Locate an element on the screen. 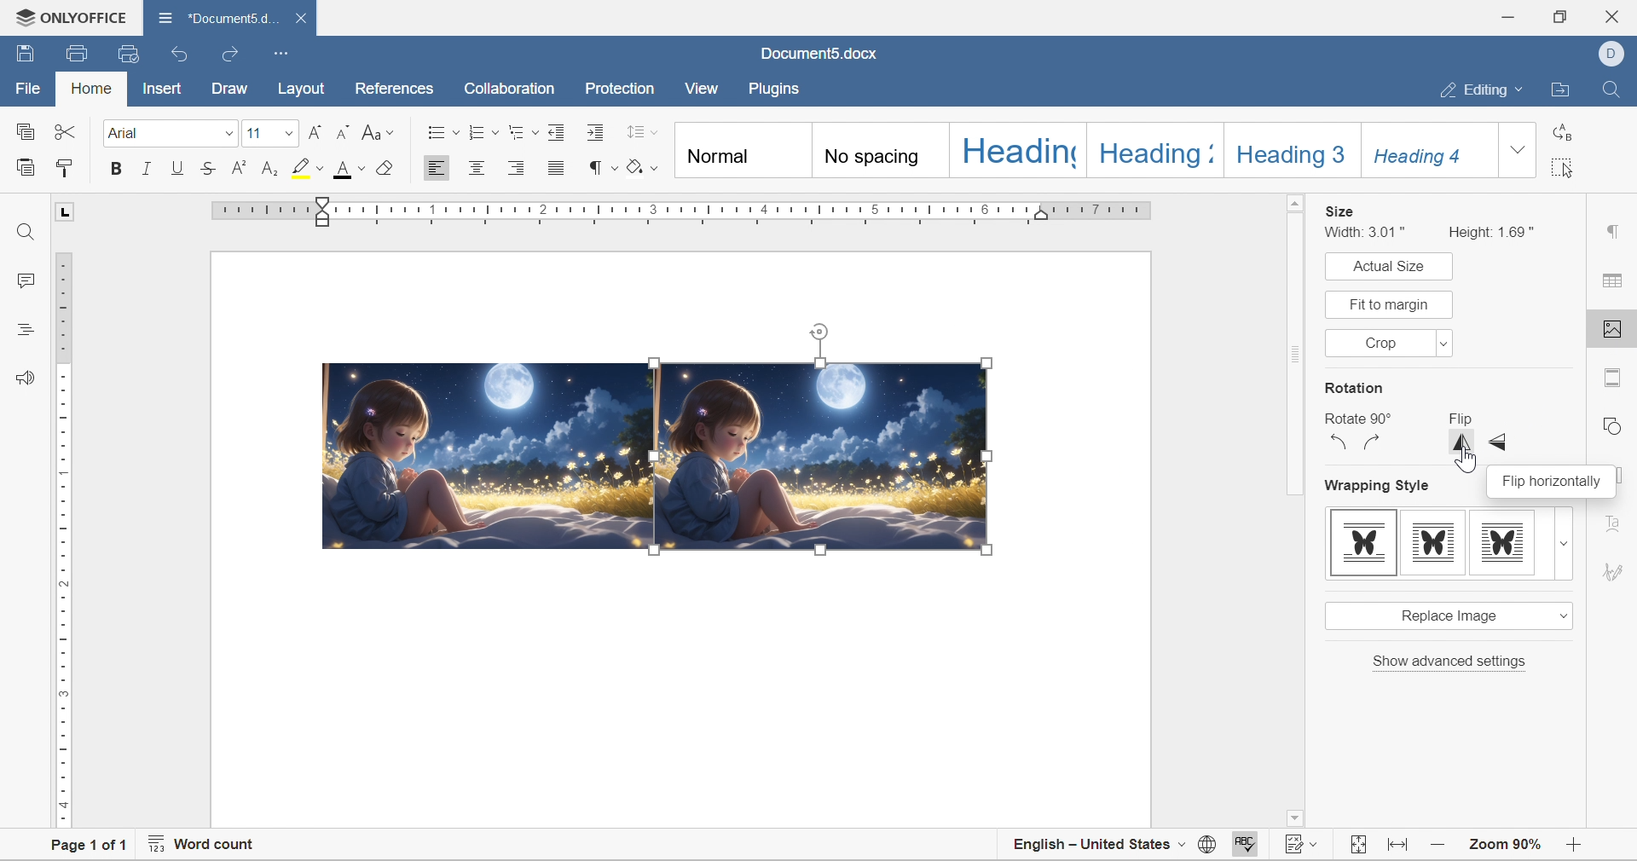  scroll bar is located at coordinates (1293, 506).